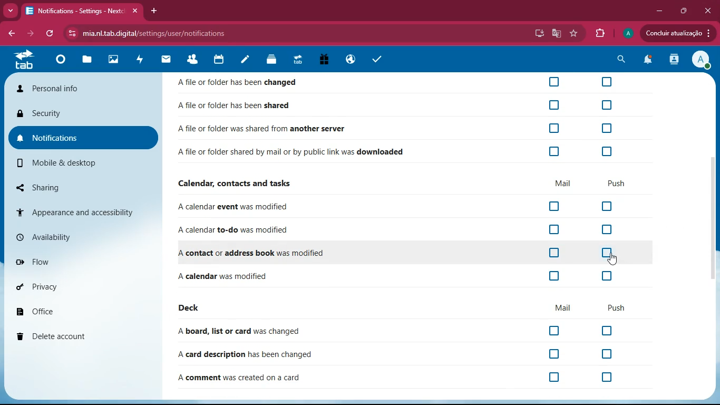 The width and height of the screenshot is (720, 405). Describe the element at coordinates (609, 331) in the screenshot. I see `off` at that location.